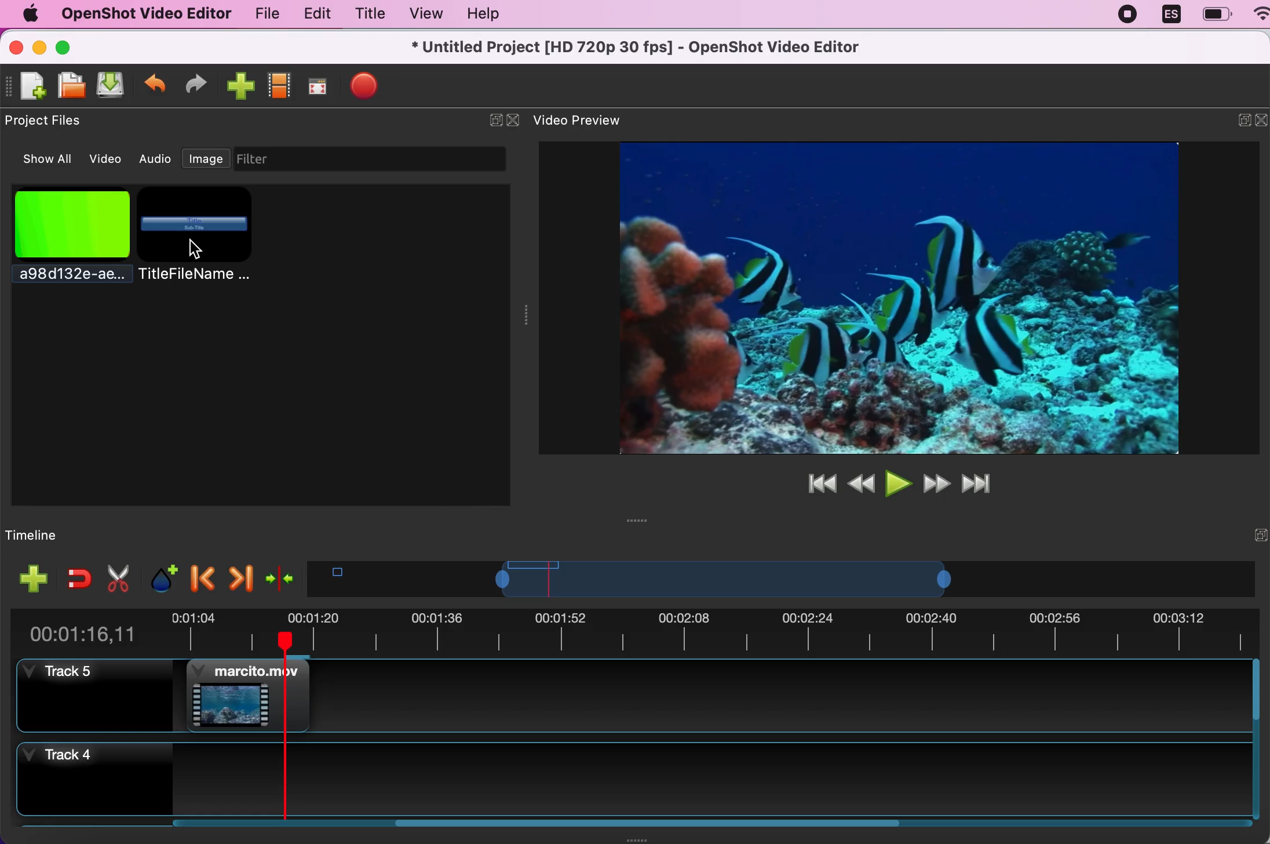 This screenshot has height=844, width=1270. I want to click on open file, so click(72, 86).